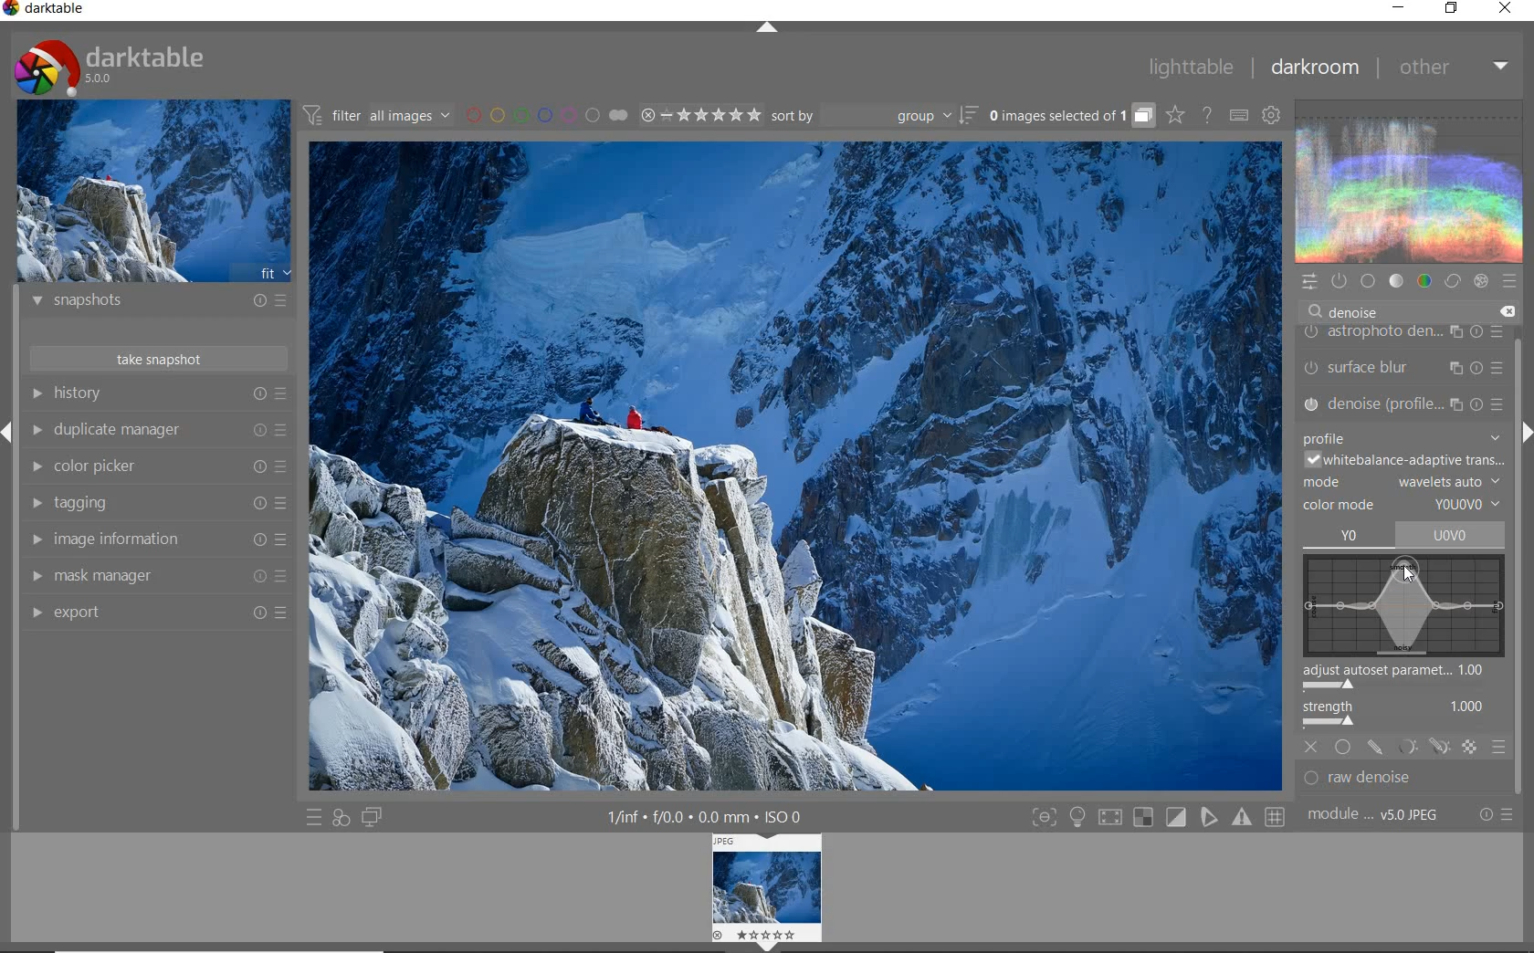  What do you see at coordinates (110, 68) in the screenshot?
I see `Darktable 5.0.0` at bounding box center [110, 68].